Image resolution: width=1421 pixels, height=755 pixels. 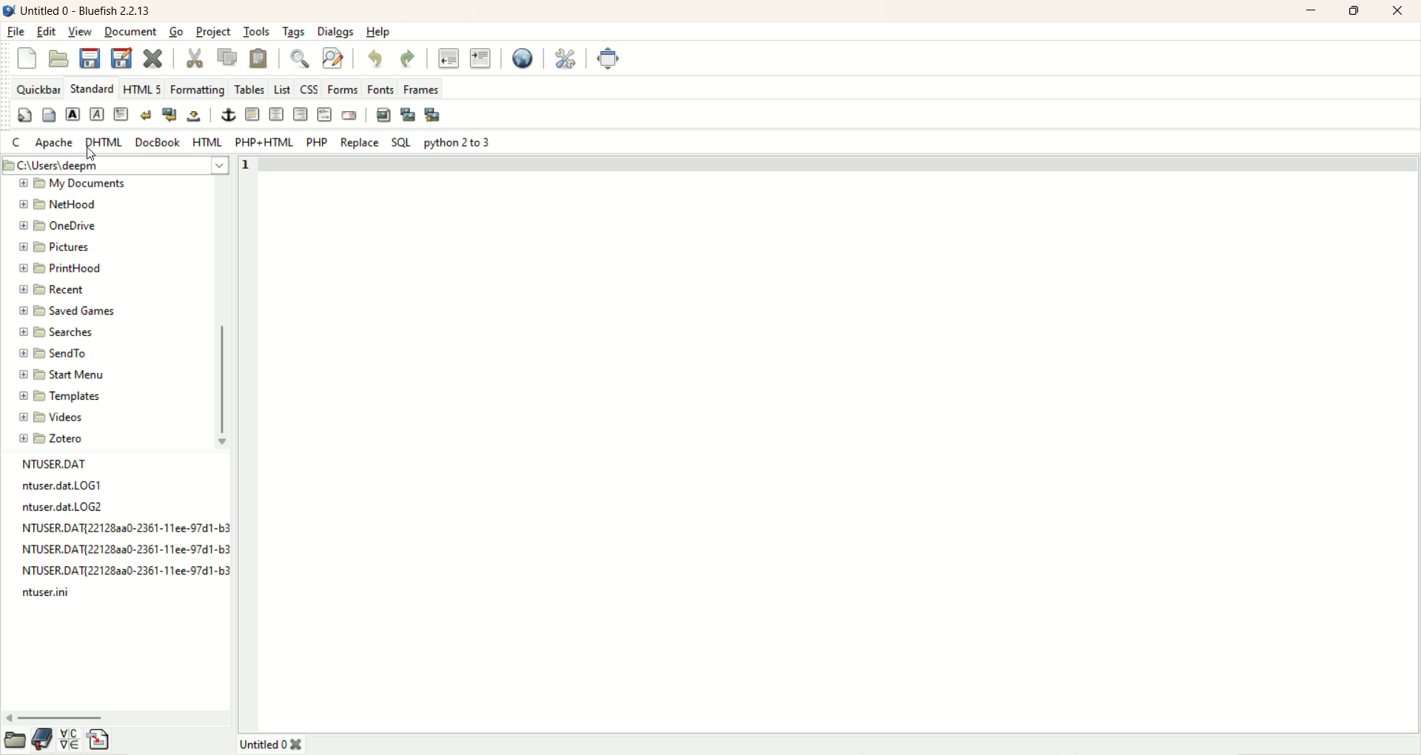 I want to click on break, so click(x=144, y=114).